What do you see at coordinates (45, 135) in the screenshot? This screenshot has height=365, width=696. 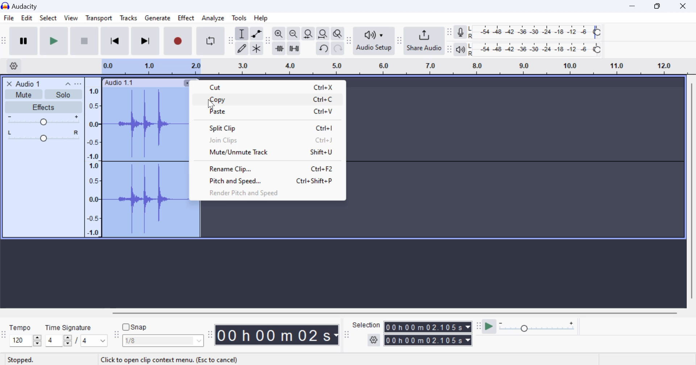 I see `Pan Center` at bounding box center [45, 135].